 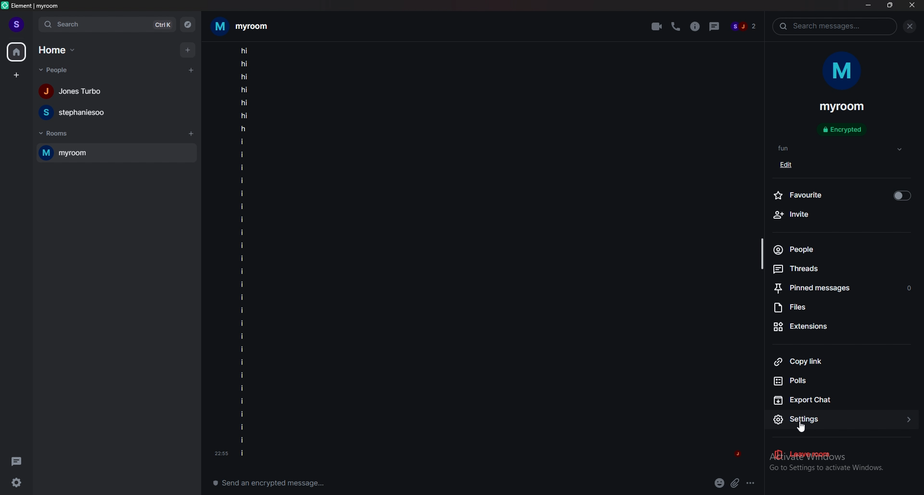 What do you see at coordinates (744, 27) in the screenshot?
I see `people` at bounding box center [744, 27].